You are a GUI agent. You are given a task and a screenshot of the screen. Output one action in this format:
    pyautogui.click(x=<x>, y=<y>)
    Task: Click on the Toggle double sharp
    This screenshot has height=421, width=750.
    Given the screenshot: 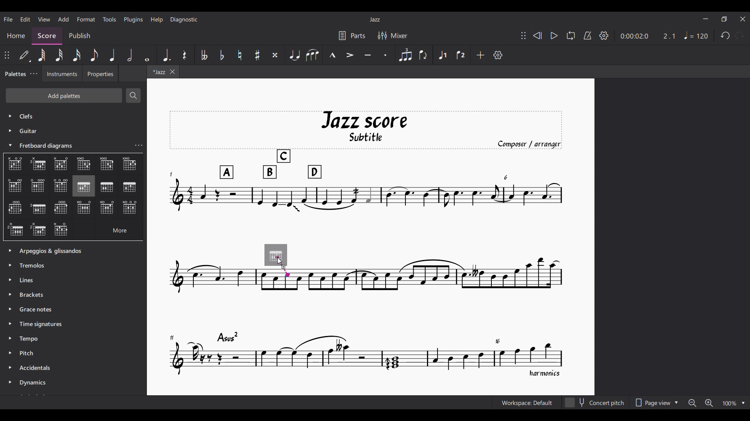 What is the action you would take?
    pyautogui.click(x=275, y=55)
    